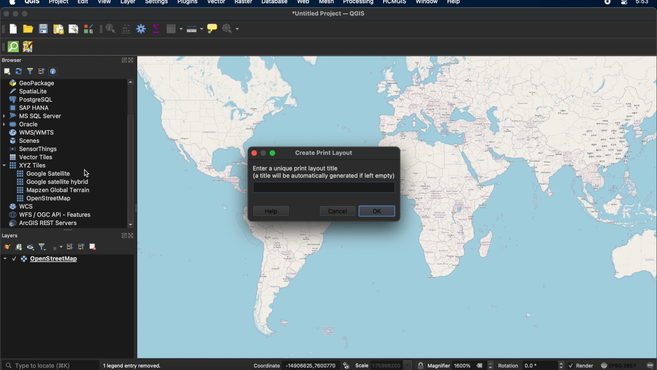 The height and width of the screenshot is (370, 657). Describe the element at coordinates (93, 246) in the screenshot. I see `remove layer group` at that location.